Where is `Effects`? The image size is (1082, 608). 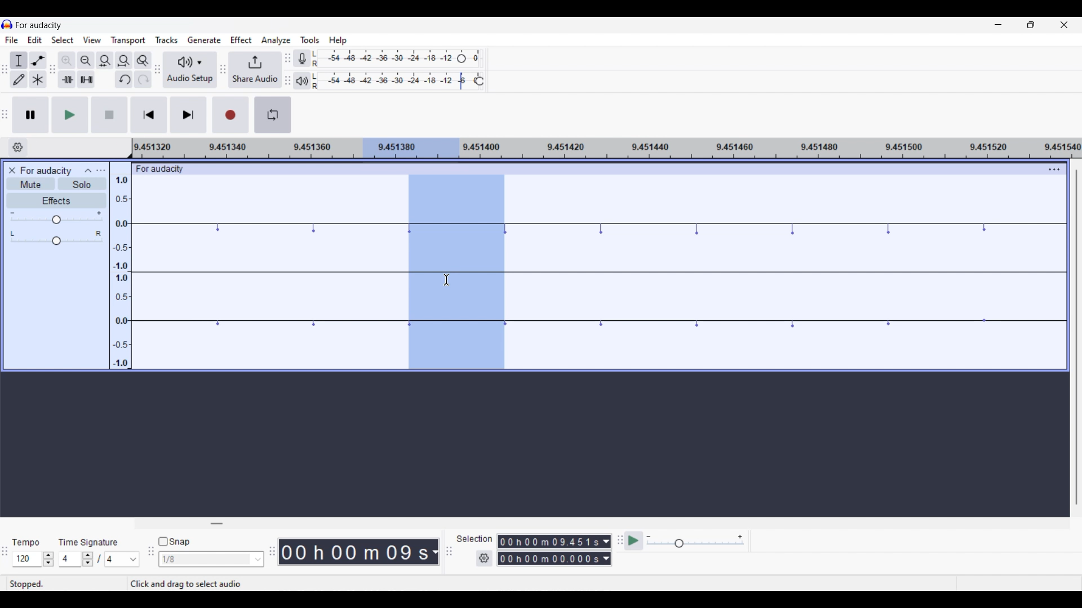 Effects is located at coordinates (57, 200).